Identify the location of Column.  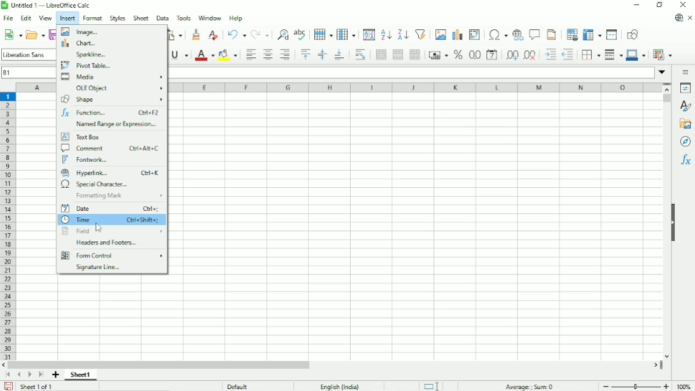
(346, 33).